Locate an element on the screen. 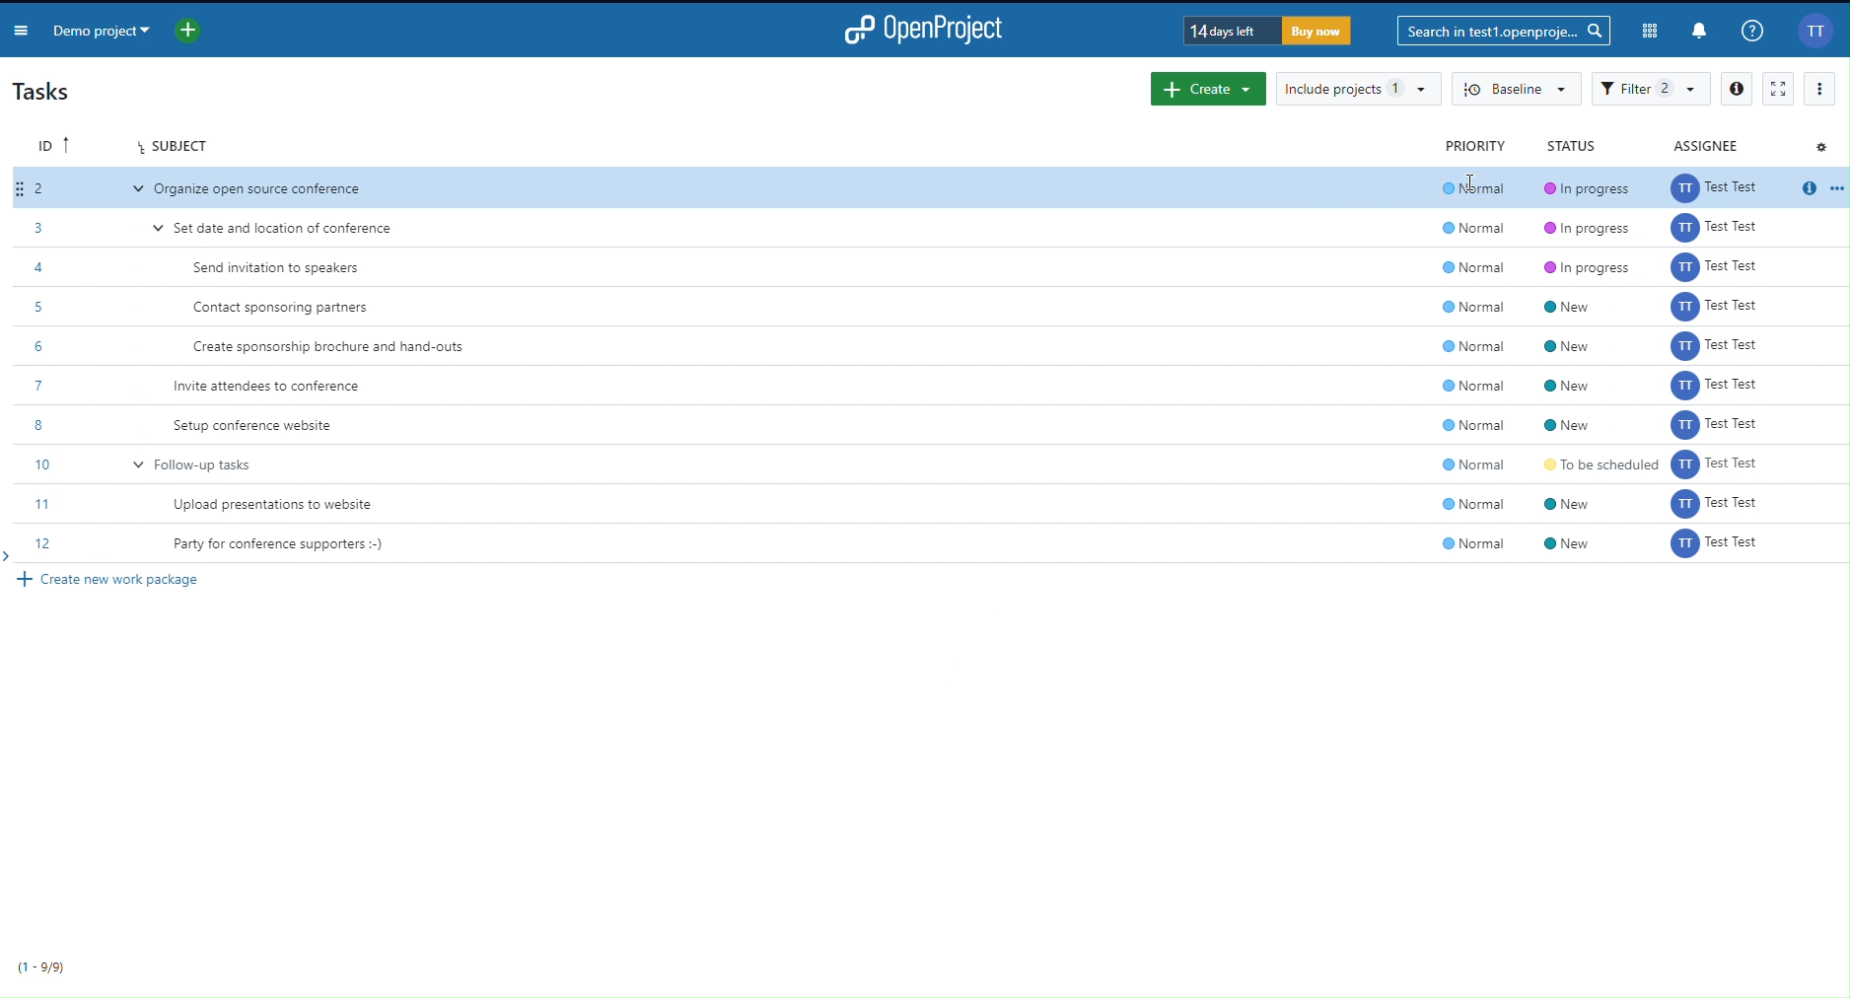 The width and height of the screenshot is (1850, 998). Status is located at coordinates (1570, 144).